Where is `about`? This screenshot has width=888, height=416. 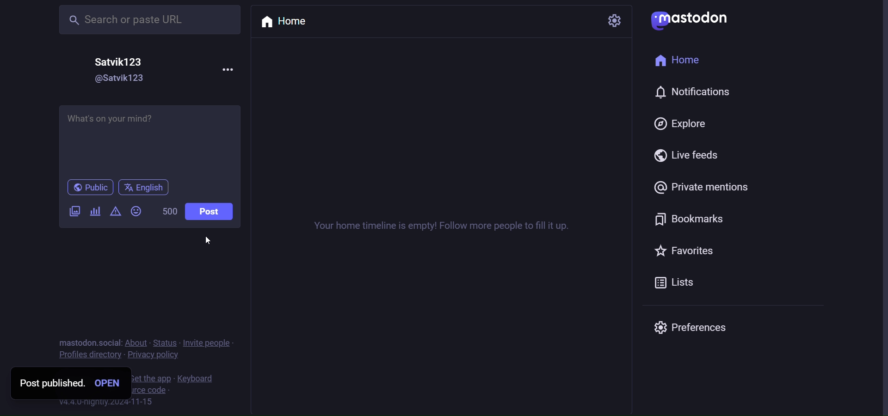
about is located at coordinates (138, 343).